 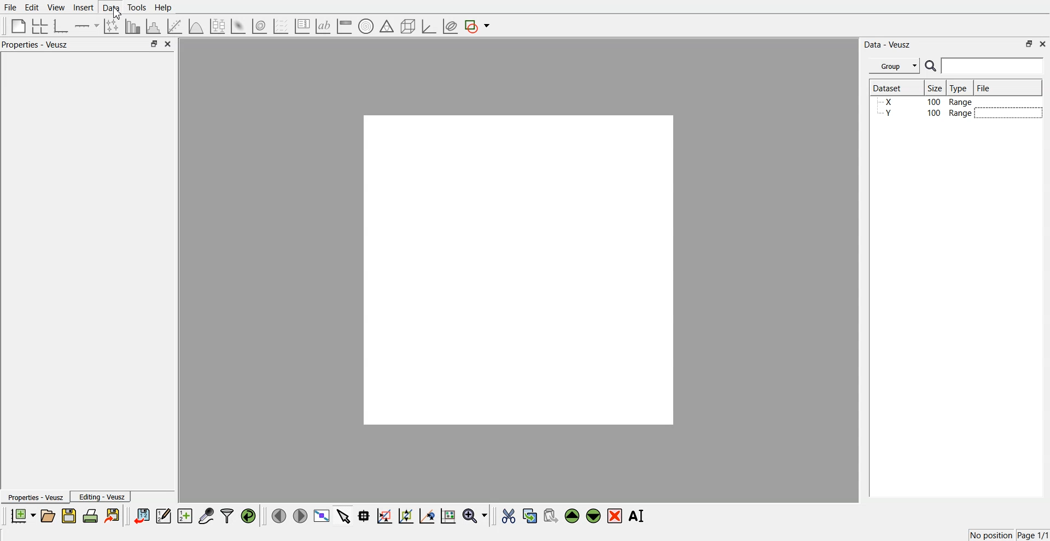 What do you see at coordinates (238, 26) in the screenshot?
I see `3D Surface` at bounding box center [238, 26].